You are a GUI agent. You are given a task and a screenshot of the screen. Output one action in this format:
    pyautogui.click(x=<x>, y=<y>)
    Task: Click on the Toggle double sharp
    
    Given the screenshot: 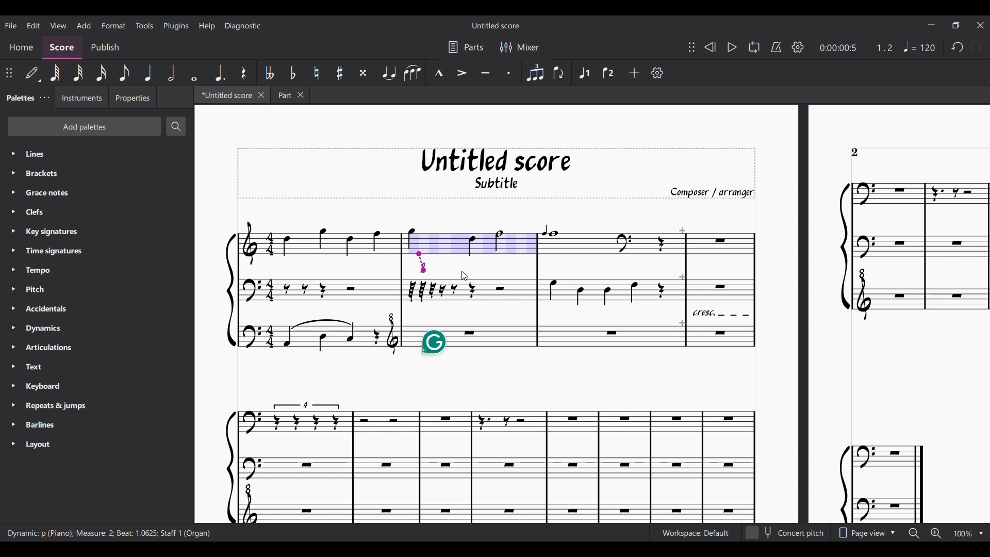 What is the action you would take?
    pyautogui.click(x=364, y=73)
    